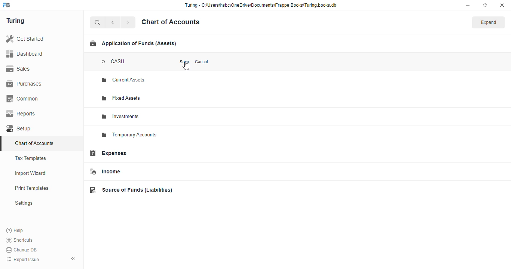 The width and height of the screenshot is (511, 269). What do you see at coordinates (121, 117) in the screenshot?
I see `investments` at bounding box center [121, 117].